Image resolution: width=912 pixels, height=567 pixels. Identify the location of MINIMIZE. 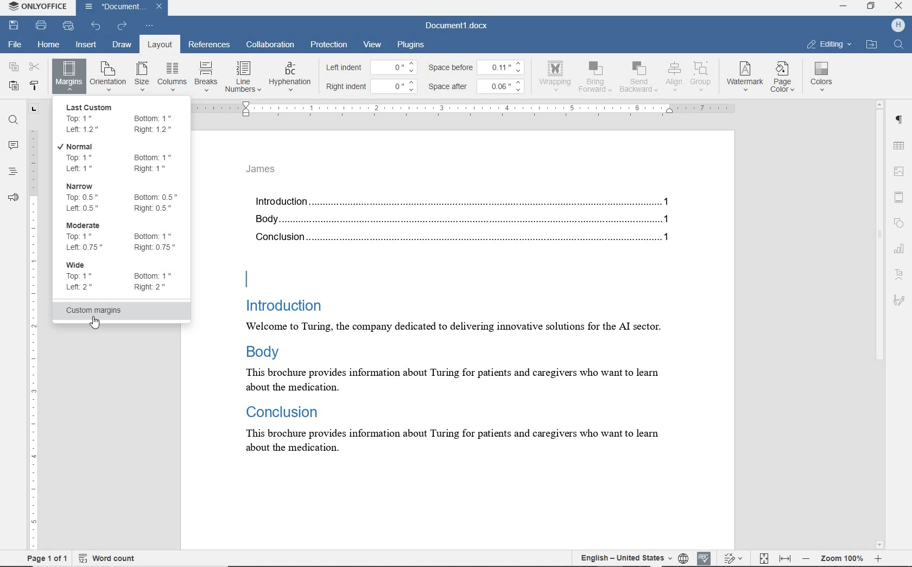
(843, 7).